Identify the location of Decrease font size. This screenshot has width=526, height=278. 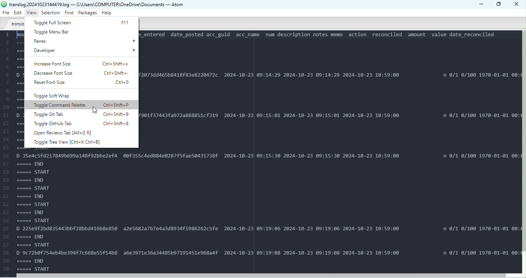
(84, 72).